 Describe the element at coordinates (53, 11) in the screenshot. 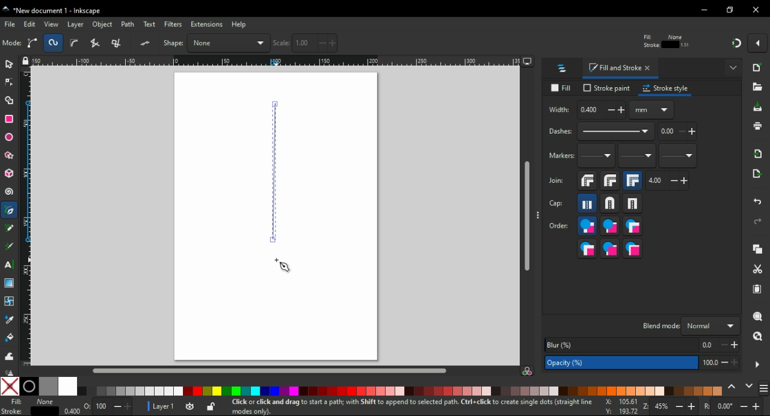

I see `"New document 1 - Inkscape` at that location.